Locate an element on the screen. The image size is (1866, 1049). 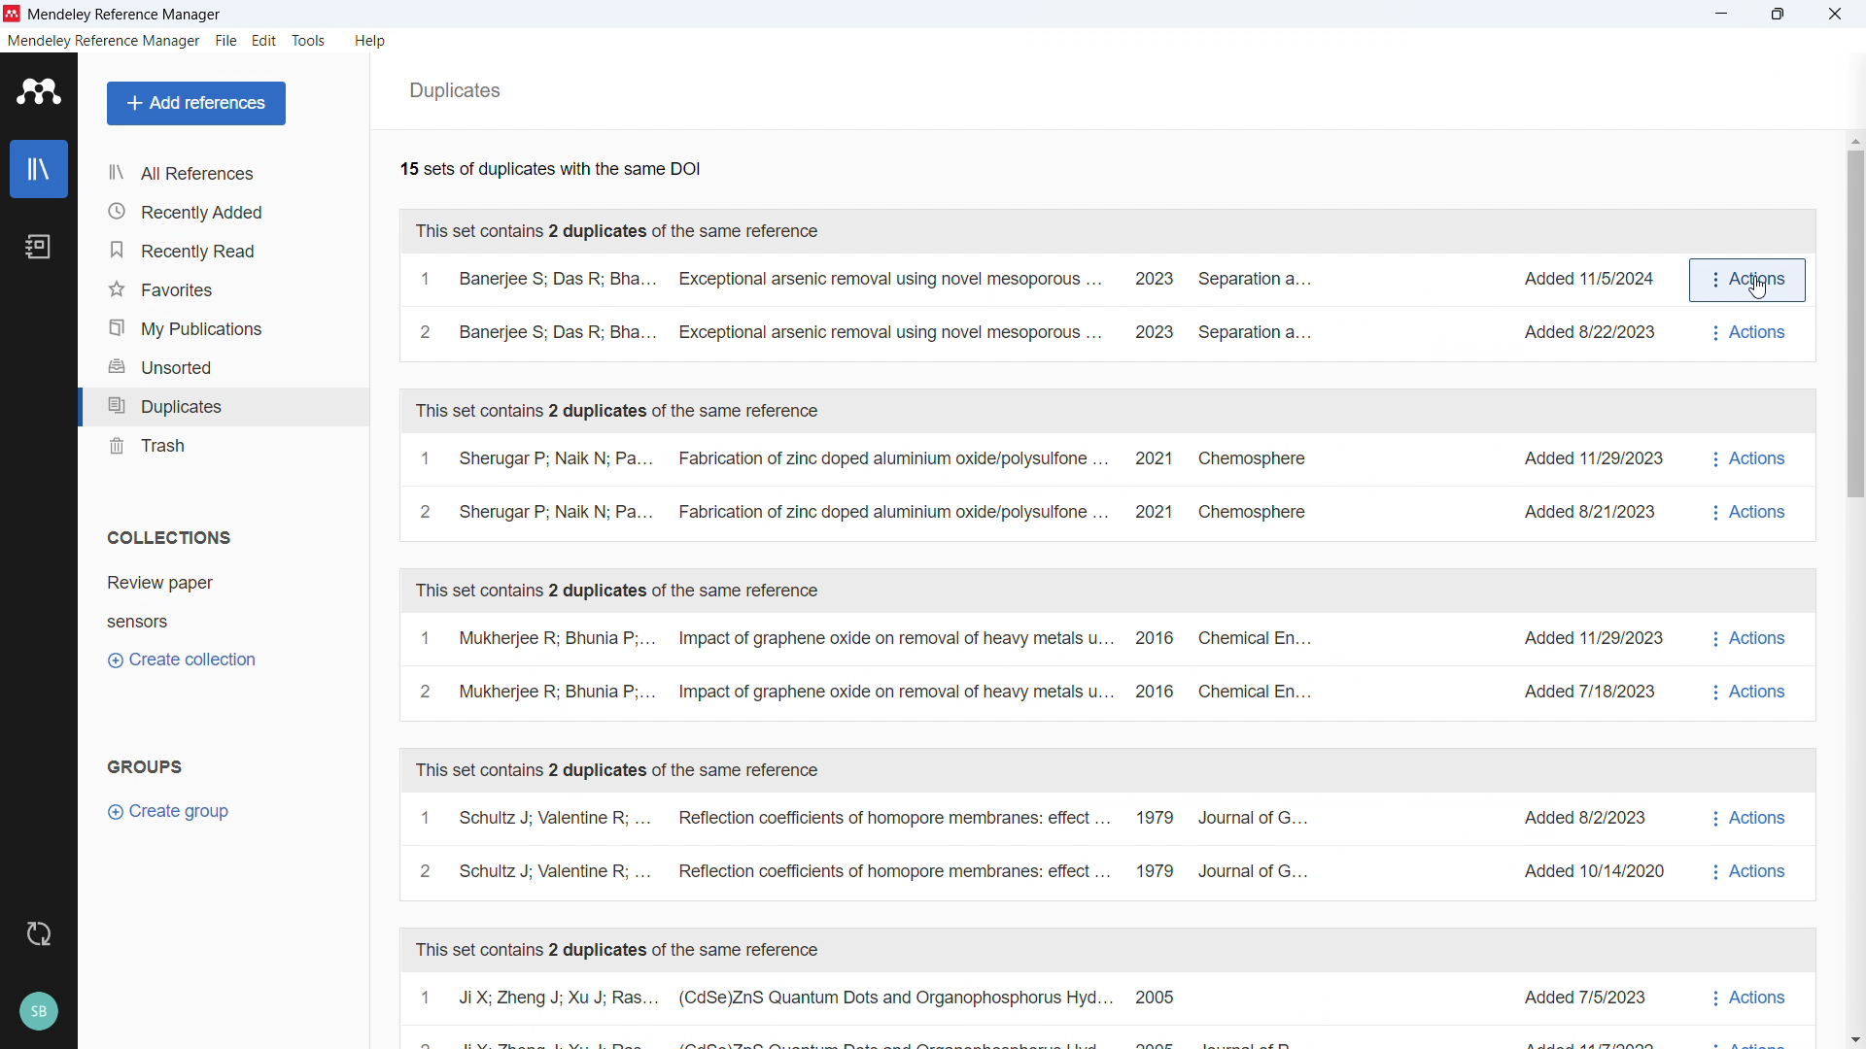
My publications  is located at coordinates (222, 327).